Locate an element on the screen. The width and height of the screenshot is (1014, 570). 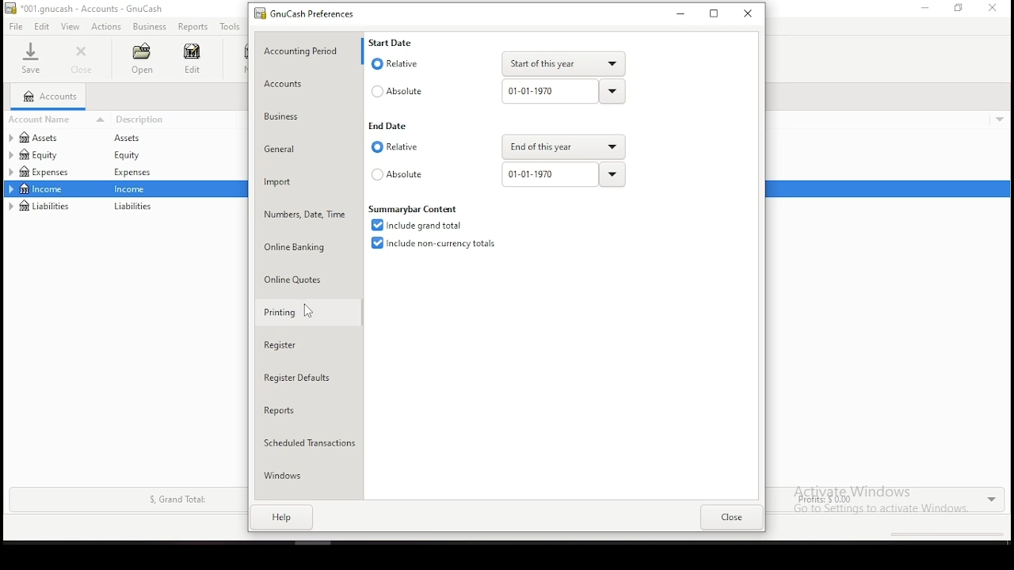
edits is located at coordinates (43, 26).